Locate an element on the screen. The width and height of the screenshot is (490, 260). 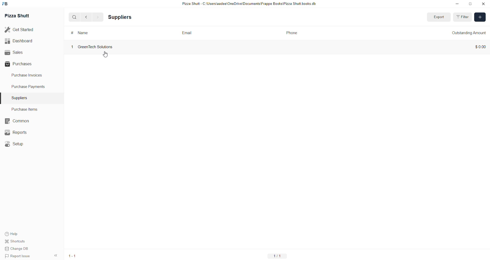
hide is located at coordinates (55, 256).